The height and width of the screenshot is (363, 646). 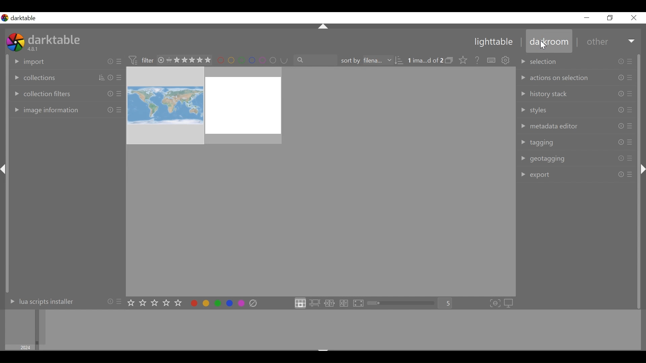 I want to click on range filtering, so click(x=184, y=61).